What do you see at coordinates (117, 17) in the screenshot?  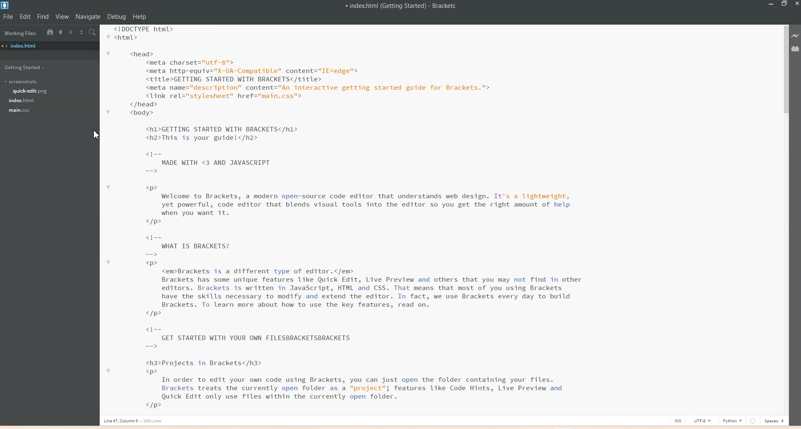 I see `Debug` at bounding box center [117, 17].